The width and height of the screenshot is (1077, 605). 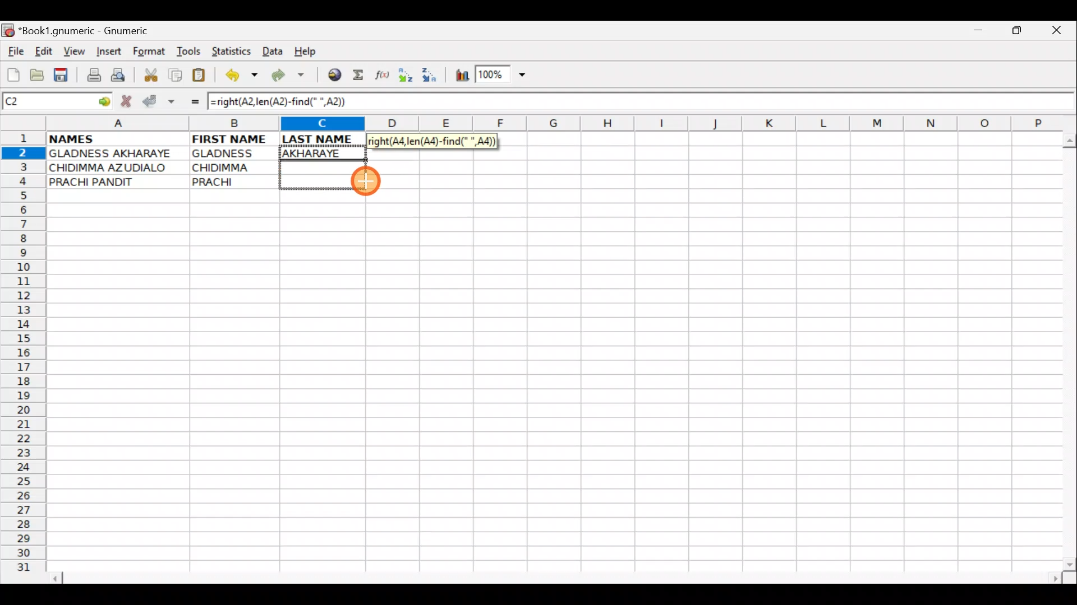 I want to click on GLADNESS AKHARAYE, so click(x=117, y=154).